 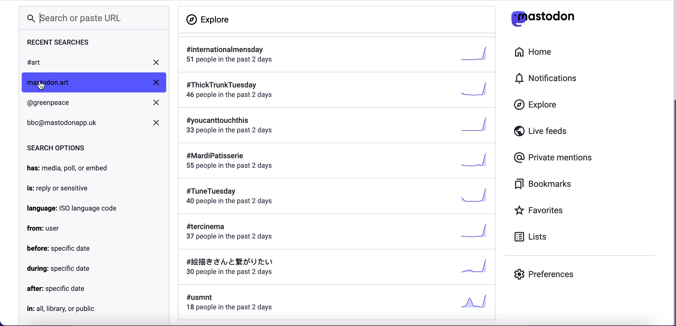 What do you see at coordinates (95, 82) in the screenshot?
I see `mastodon.art` at bounding box center [95, 82].